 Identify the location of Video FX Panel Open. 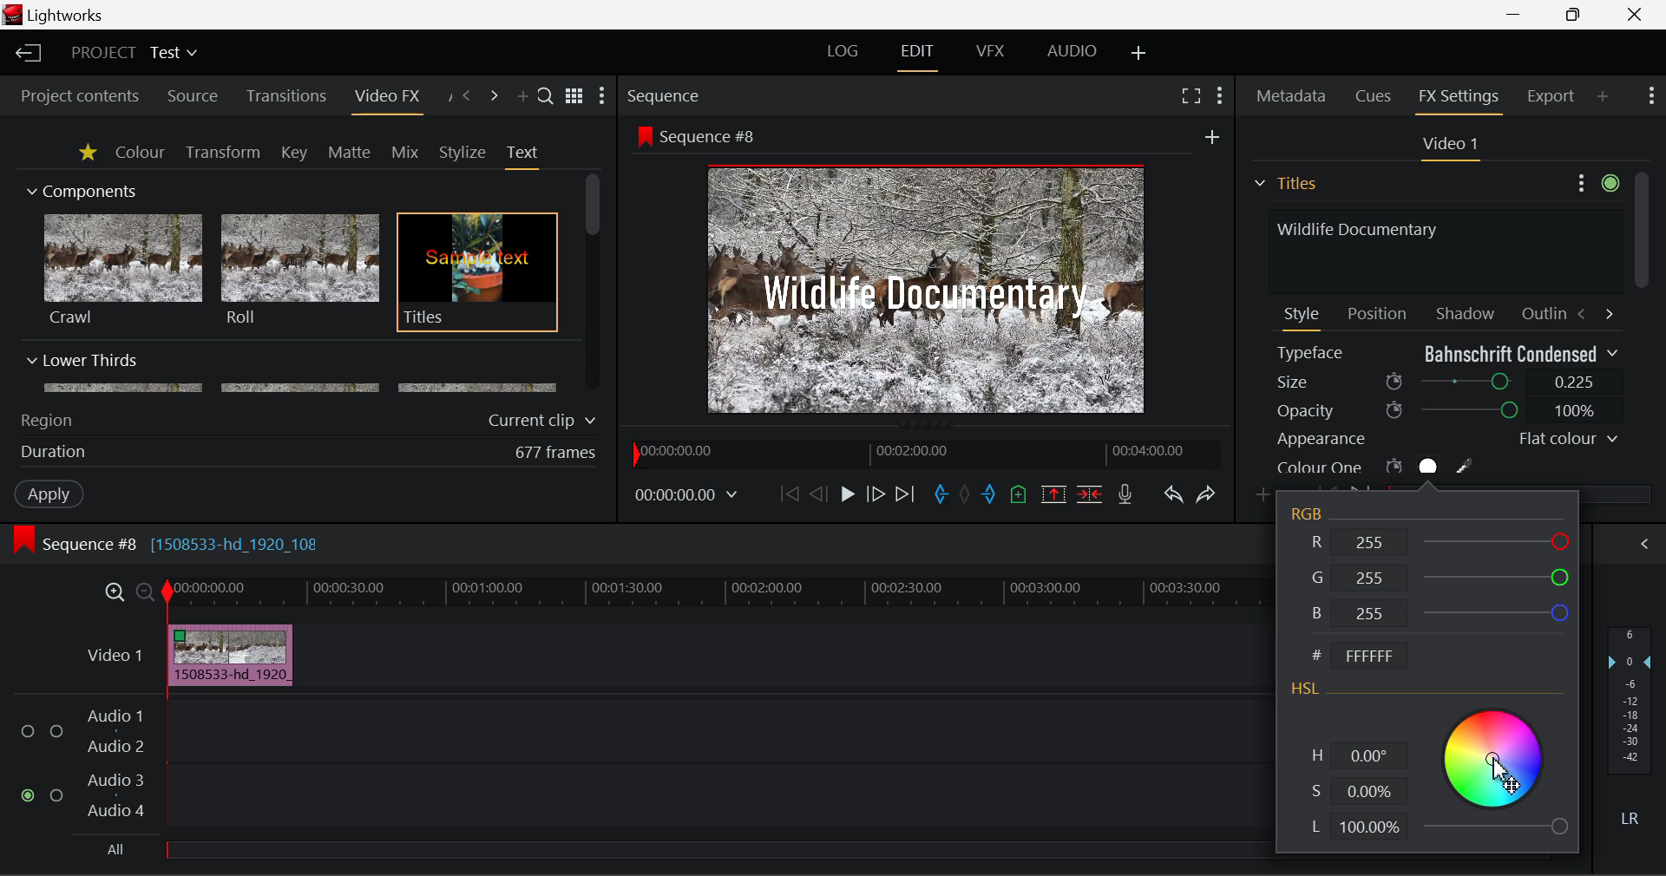
(386, 98).